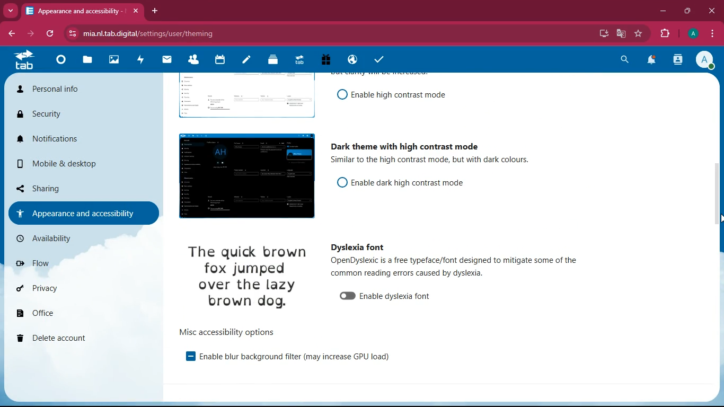 The height and width of the screenshot is (407, 724). What do you see at coordinates (70, 33) in the screenshot?
I see `view site information` at bounding box center [70, 33].